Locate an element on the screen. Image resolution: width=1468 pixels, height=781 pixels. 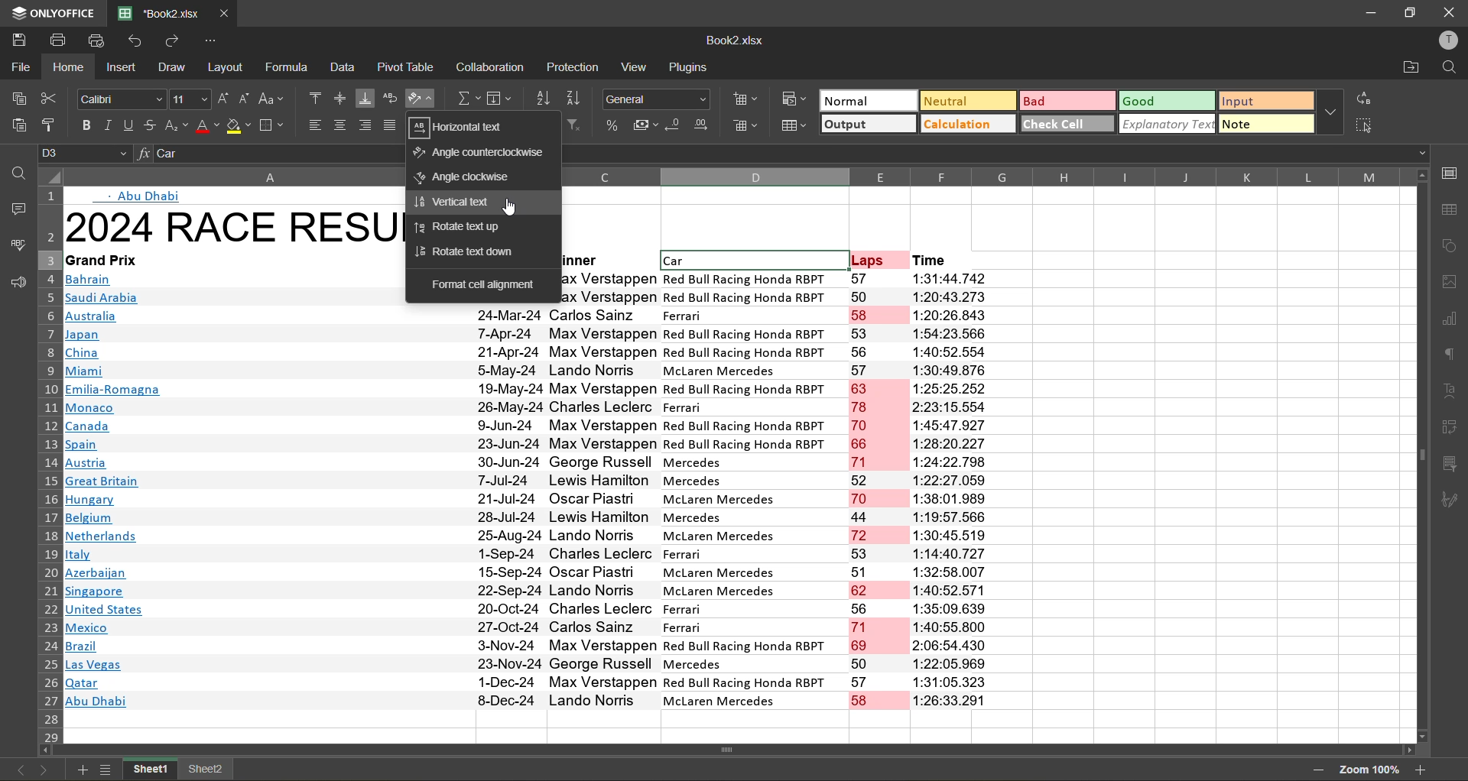
maximize is located at coordinates (1418, 11).